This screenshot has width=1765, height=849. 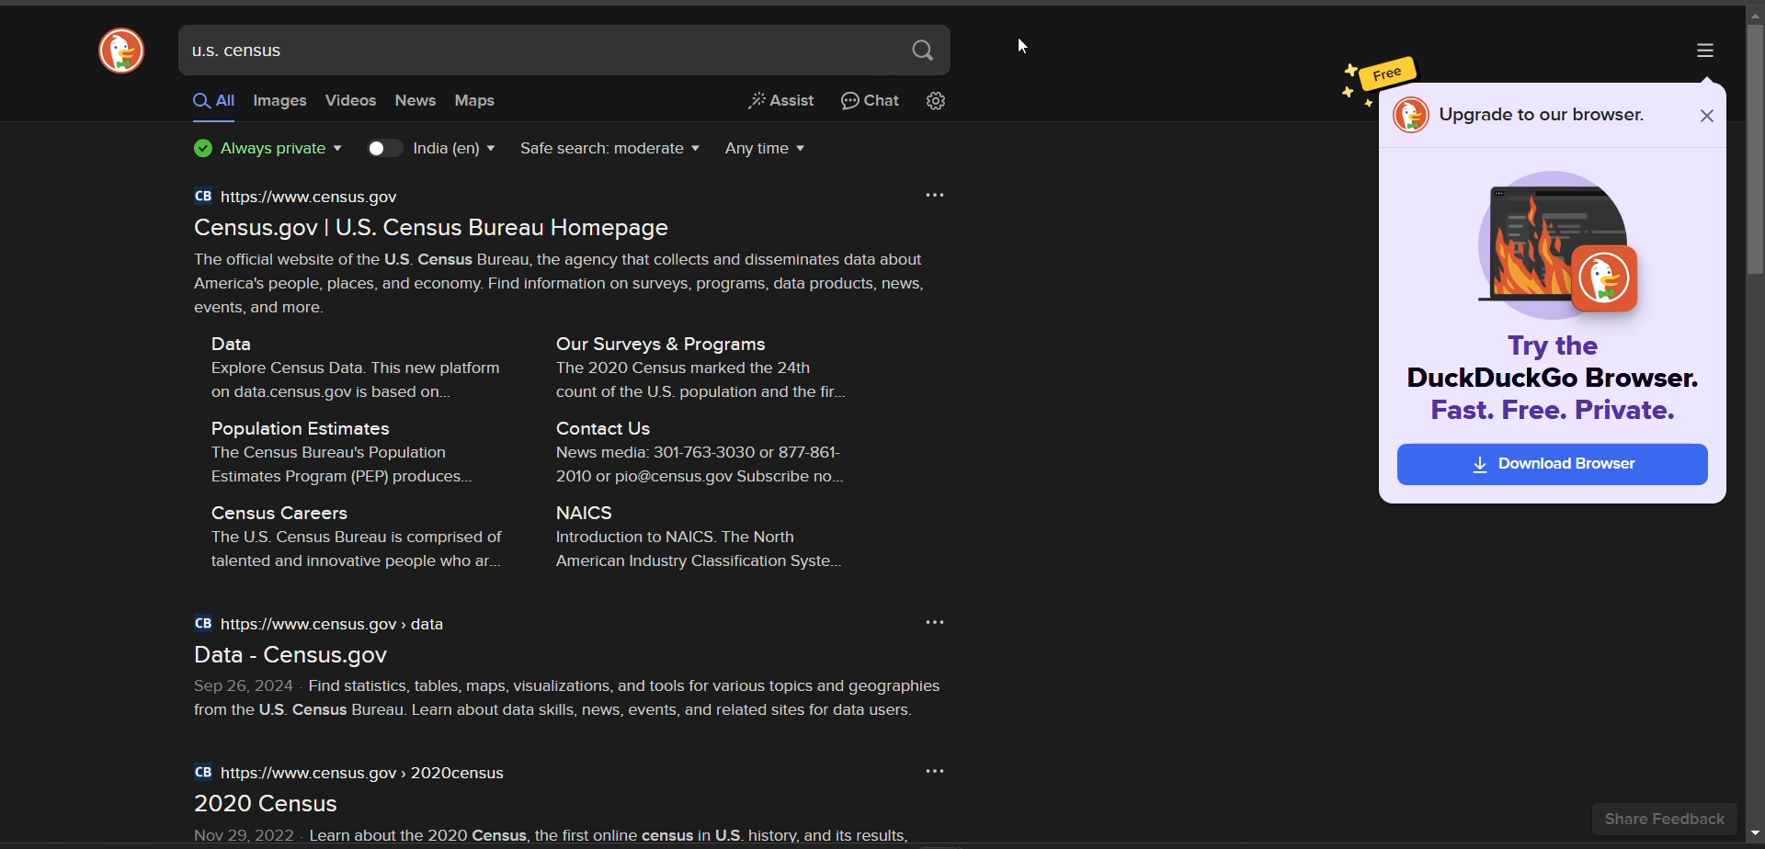 What do you see at coordinates (306, 656) in the screenshot?
I see `Data - Census.gov` at bounding box center [306, 656].